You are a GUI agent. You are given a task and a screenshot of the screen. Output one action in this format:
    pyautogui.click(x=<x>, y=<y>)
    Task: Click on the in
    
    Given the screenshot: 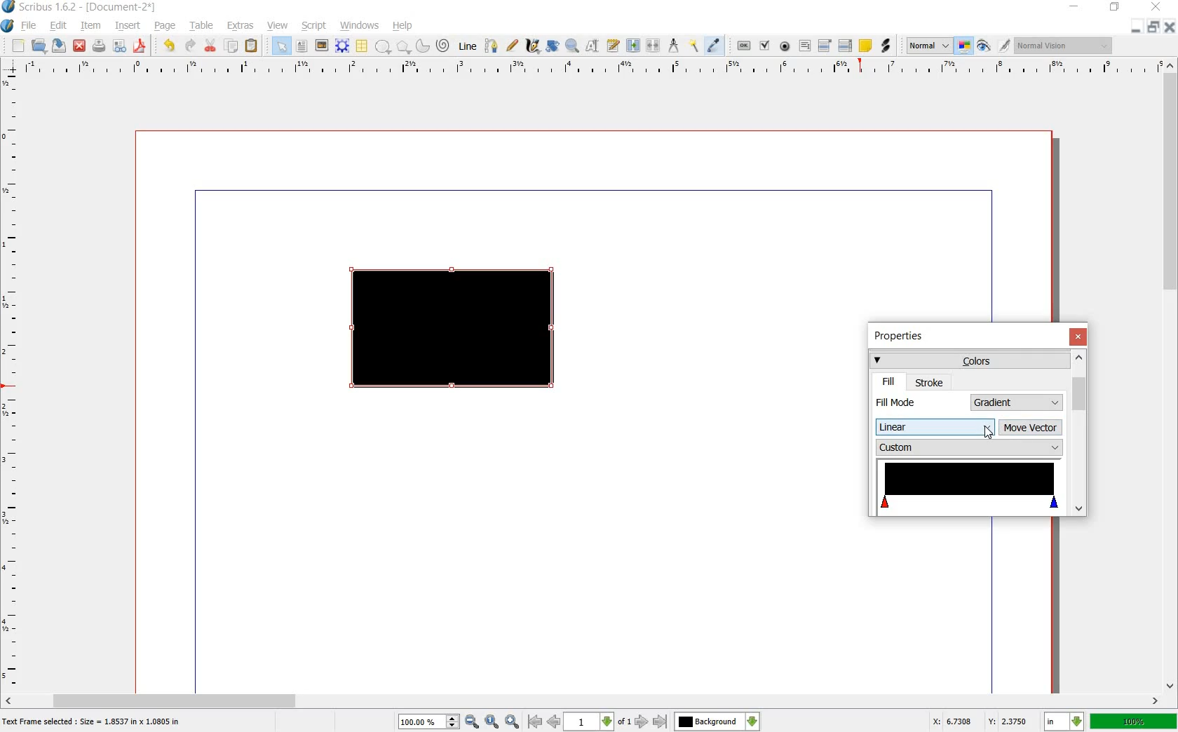 What is the action you would take?
    pyautogui.click(x=1065, y=721)
    